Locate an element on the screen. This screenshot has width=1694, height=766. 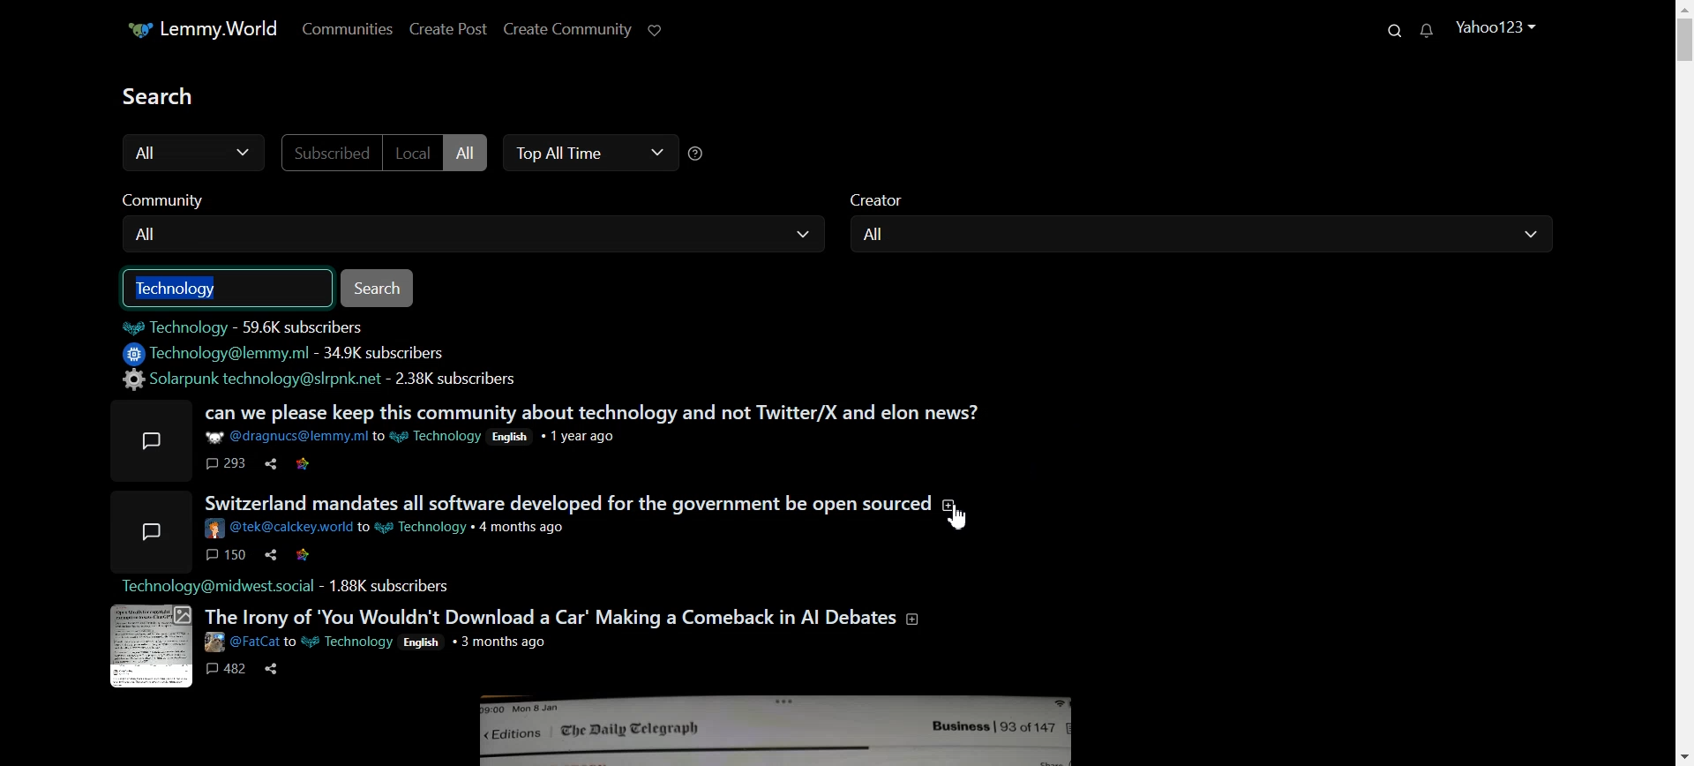
Unread Message is located at coordinates (1431, 33).